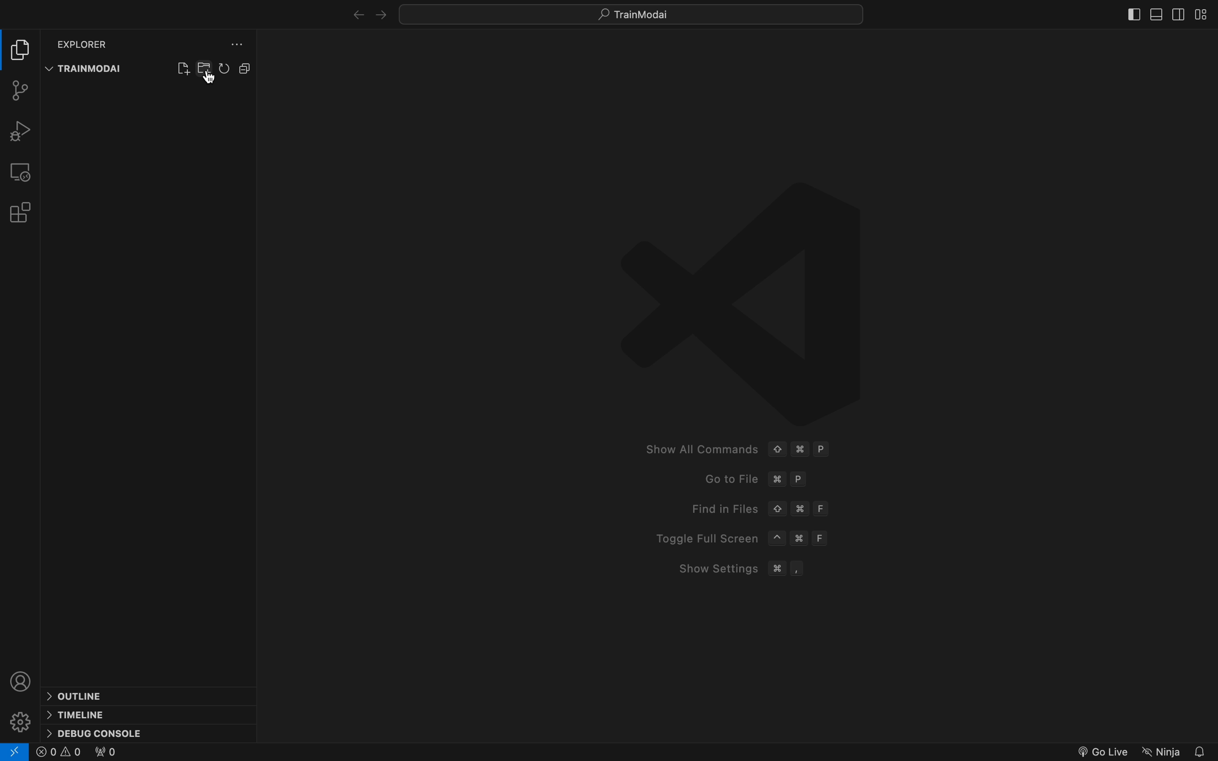  I want to click on create folder, so click(205, 66).